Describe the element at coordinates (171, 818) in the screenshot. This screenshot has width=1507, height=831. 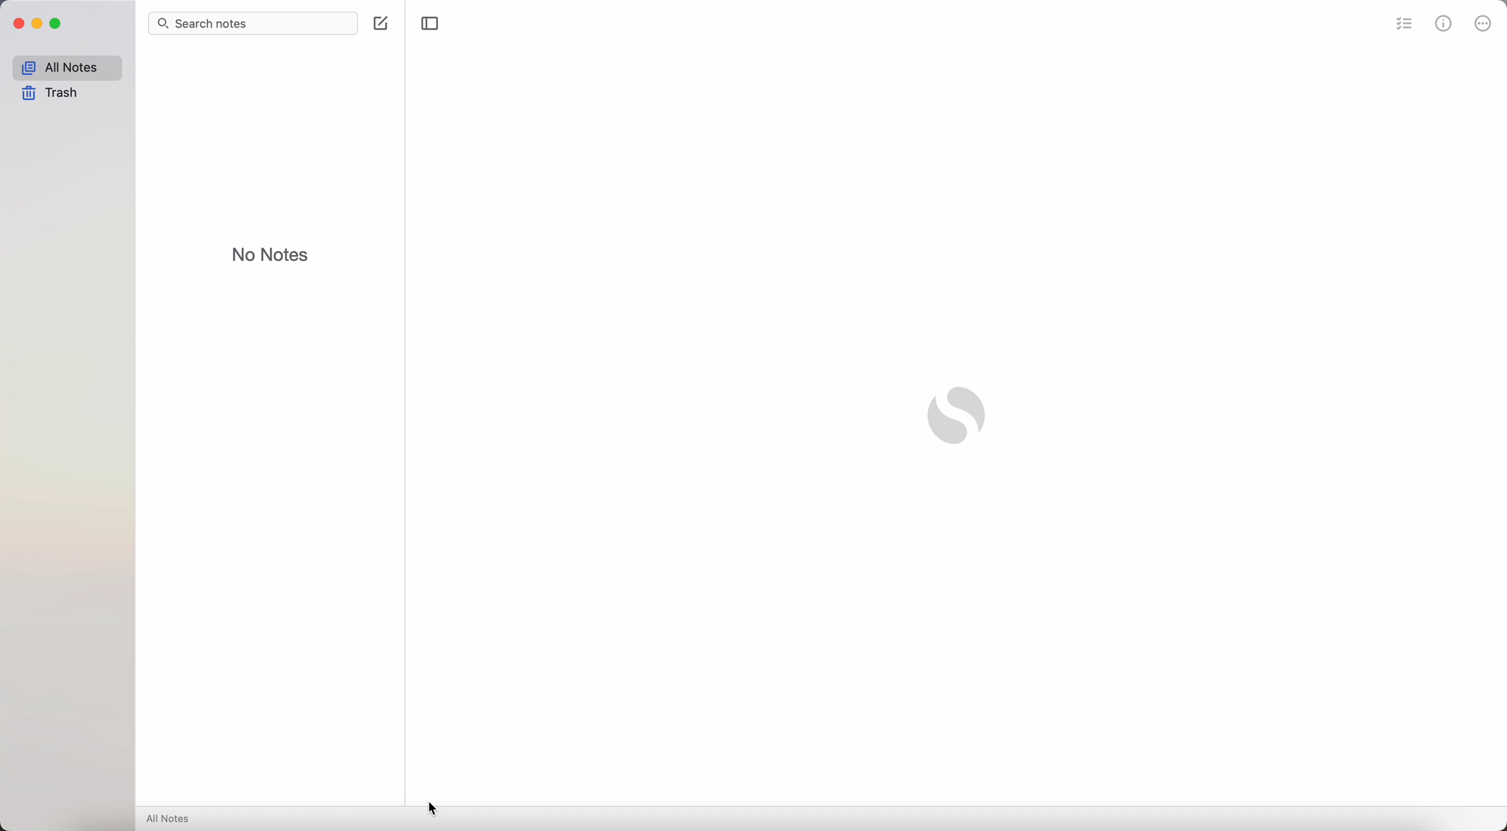
I see `all notes` at that location.